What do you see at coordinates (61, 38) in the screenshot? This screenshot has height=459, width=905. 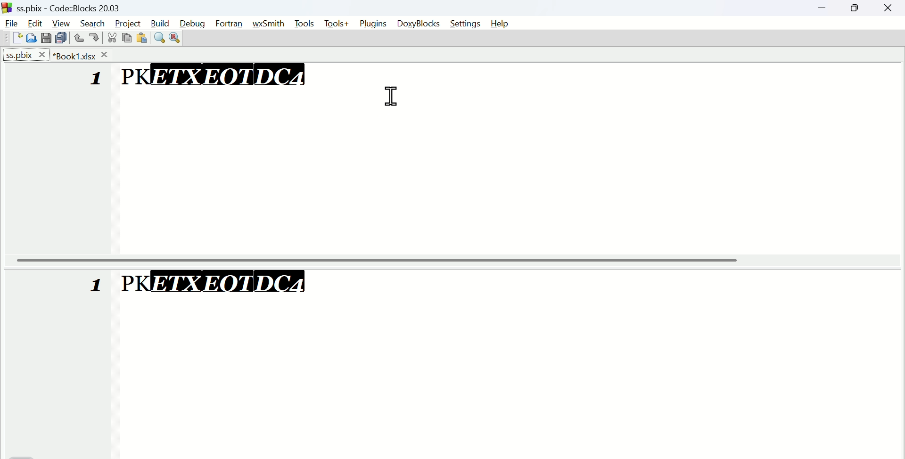 I see `Paste` at bounding box center [61, 38].